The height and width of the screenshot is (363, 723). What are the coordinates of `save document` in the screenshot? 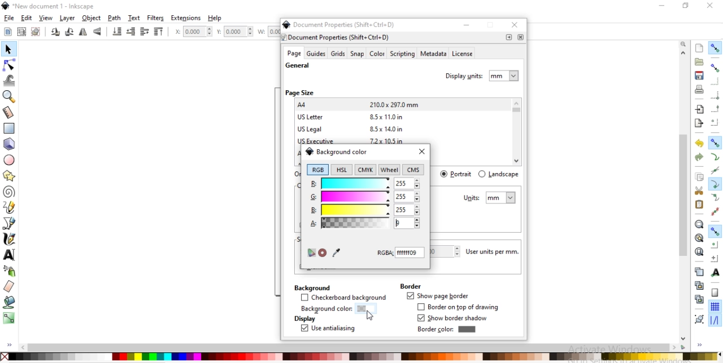 It's located at (699, 76).